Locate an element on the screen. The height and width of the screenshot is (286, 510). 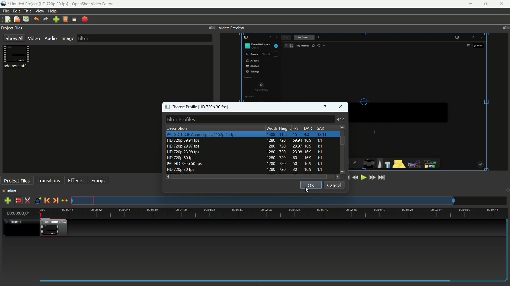
center the timeline on the playhead is located at coordinates (65, 201).